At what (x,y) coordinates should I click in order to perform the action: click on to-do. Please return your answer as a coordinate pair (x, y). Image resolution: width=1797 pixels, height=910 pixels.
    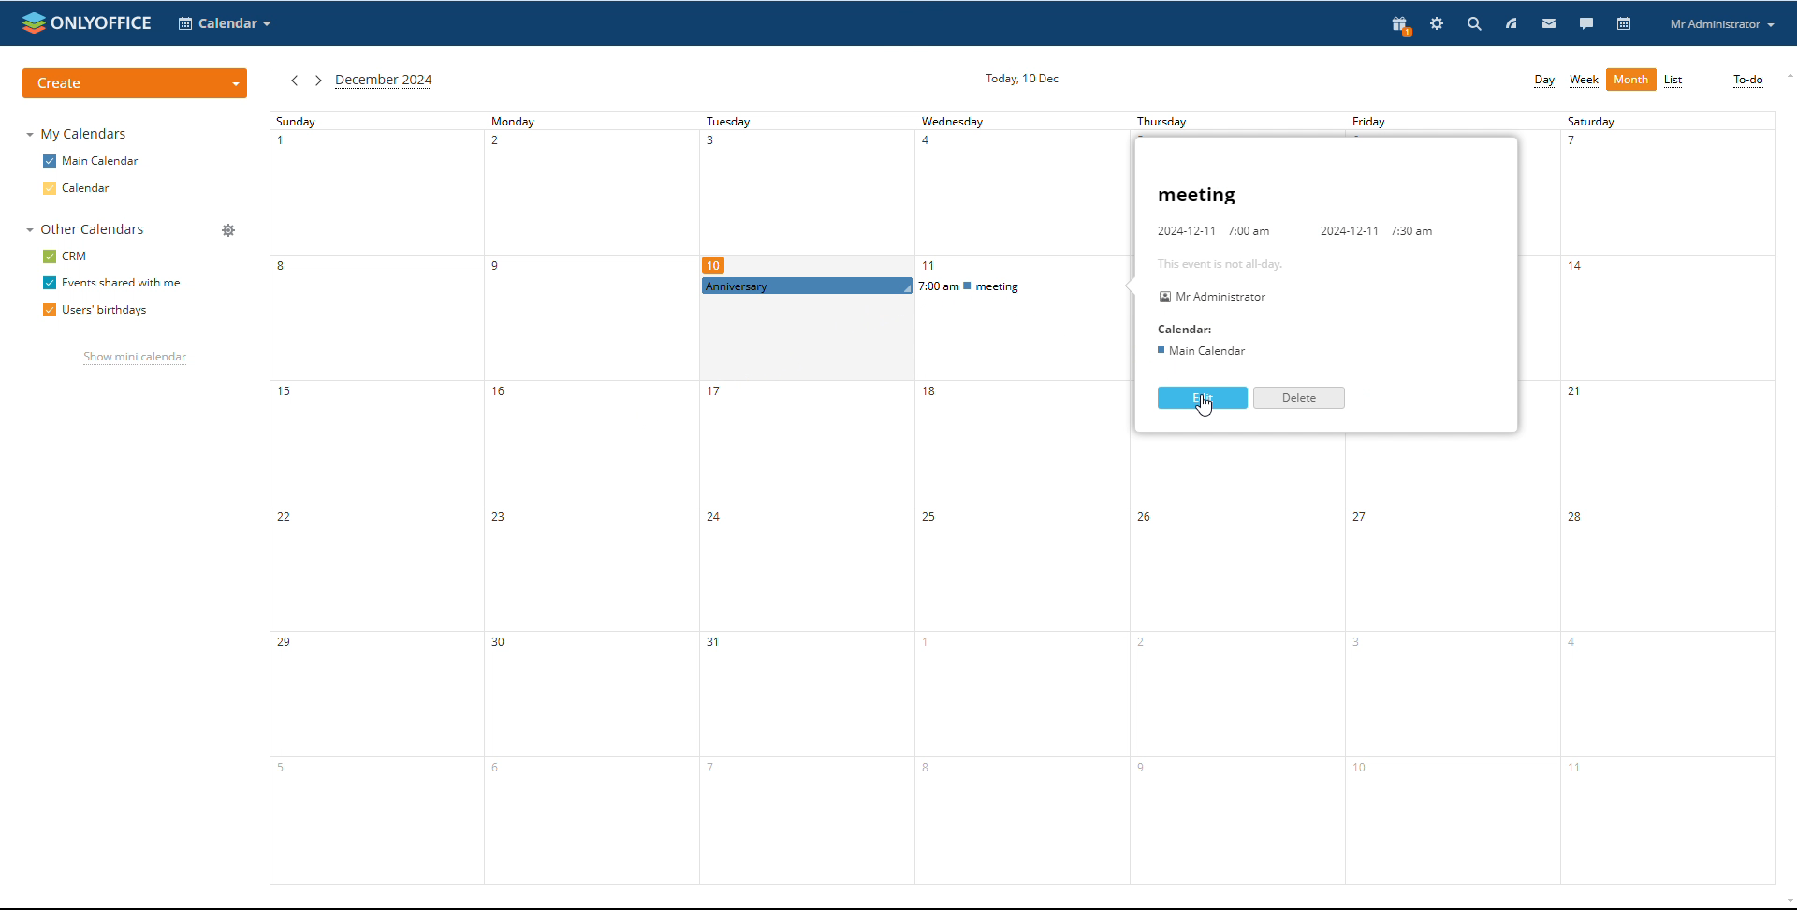
    Looking at the image, I should click on (1748, 81).